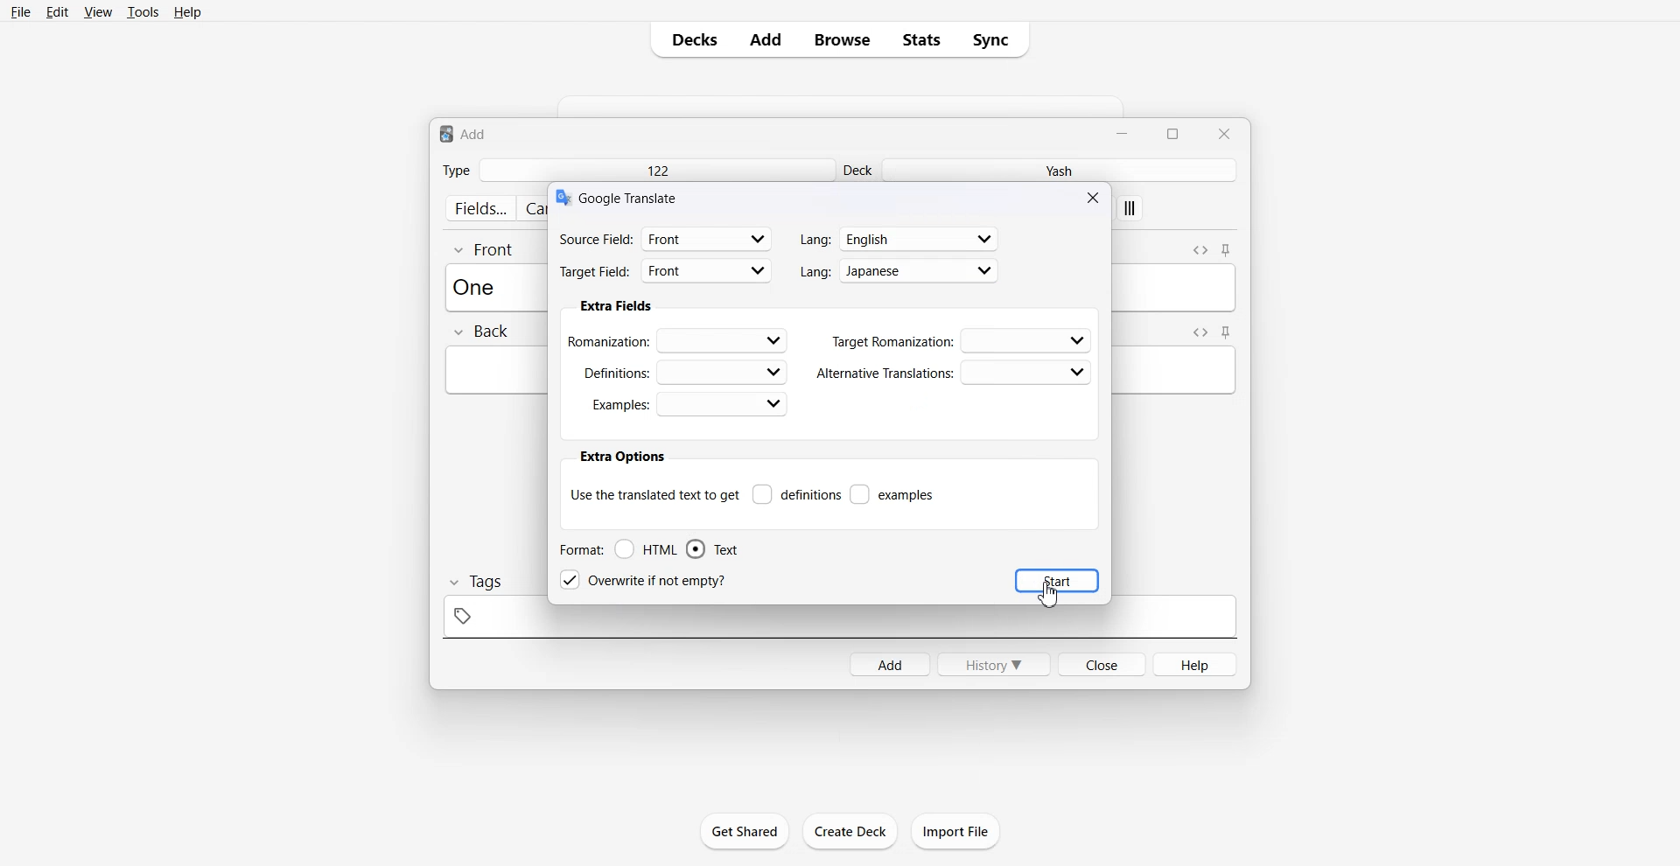 This screenshot has height=866, width=1680. Describe the element at coordinates (712, 548) in the screenshot. I see `Text` at that location.